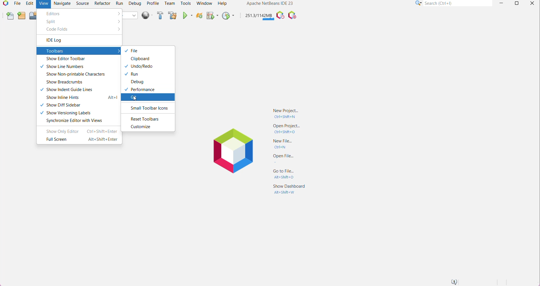 This screenshot has width=540, height=286. What do you see at coordinates (78, 51) in the screenshot?
I see `Toolbars` at bounding box center [78, 51].